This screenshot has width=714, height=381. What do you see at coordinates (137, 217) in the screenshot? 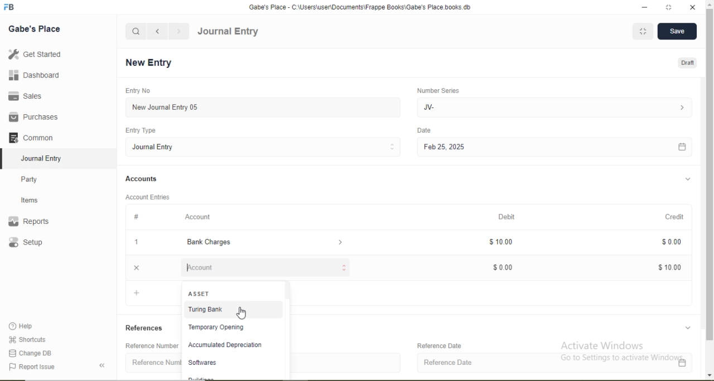
I see `#` at bounding box center [137, 217].